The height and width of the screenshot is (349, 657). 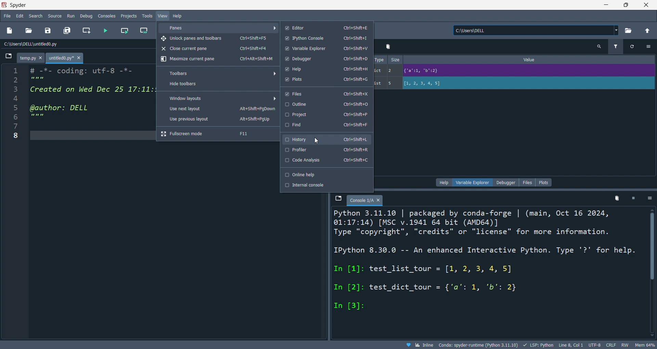 What do you see at coordinates (326, 115) in the screenshot?
I see `project` at bounding box center [326, 115].